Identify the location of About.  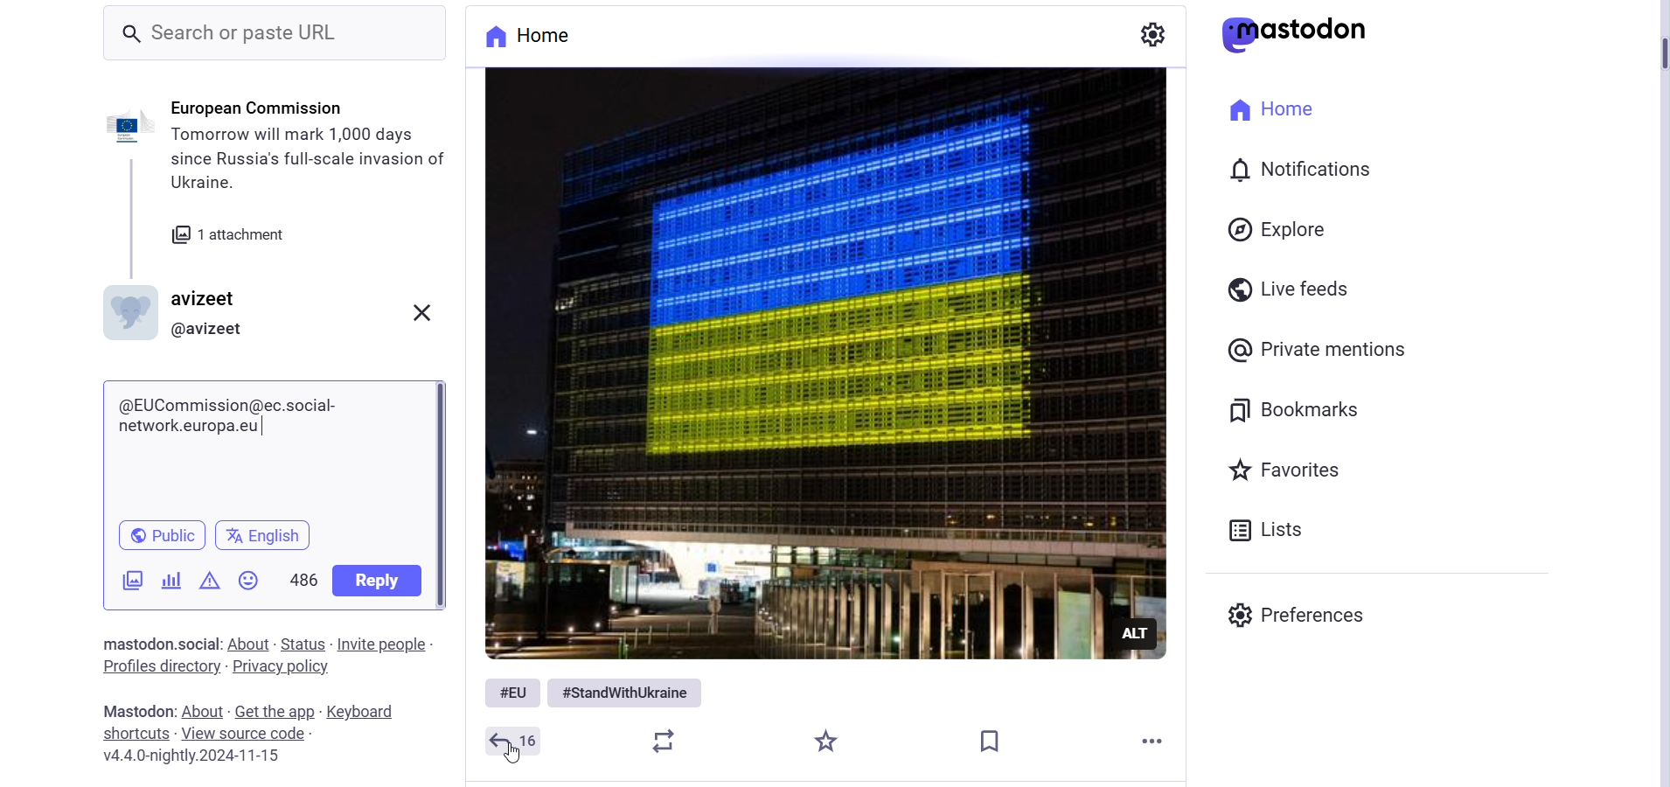
(249, 644).